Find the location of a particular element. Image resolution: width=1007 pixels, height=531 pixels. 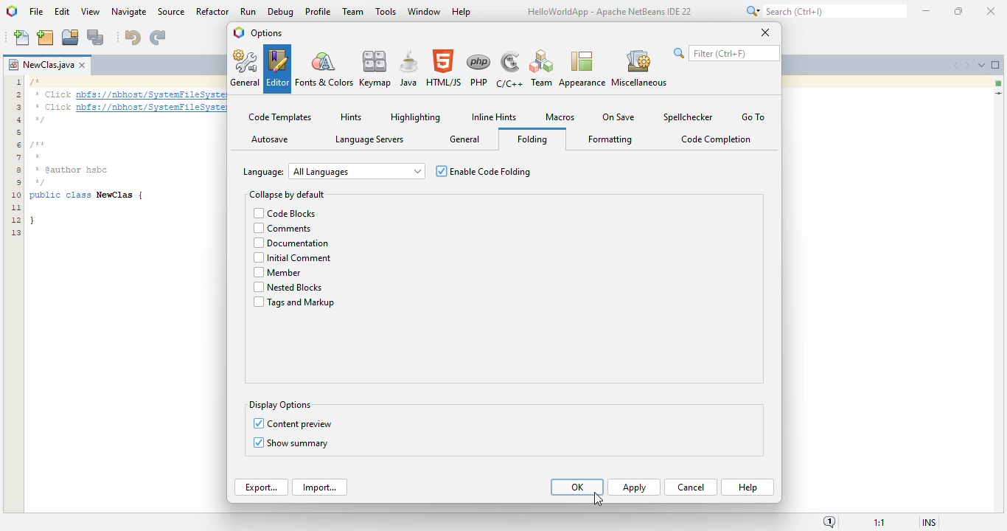

close is located at coordinates (766, 32).